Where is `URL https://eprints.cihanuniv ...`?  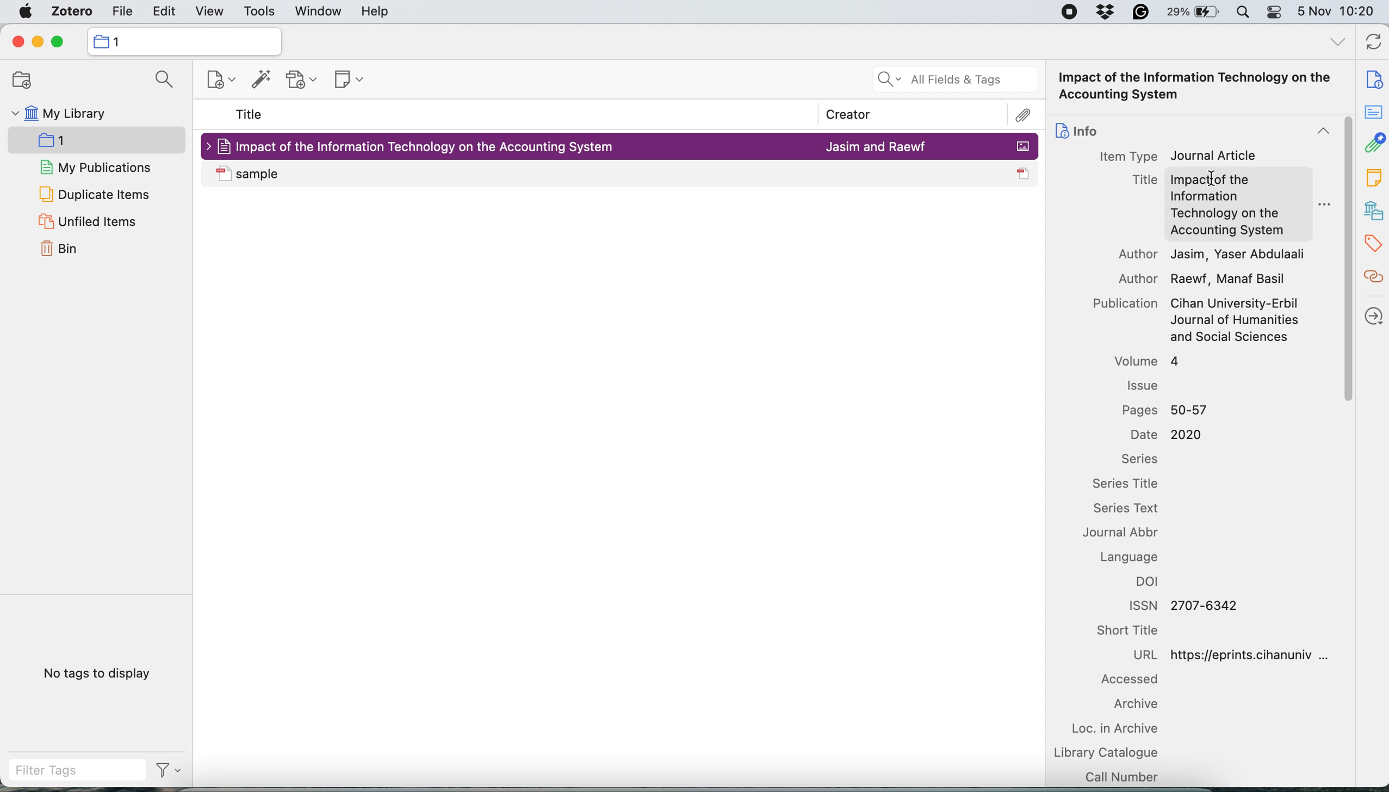
URL https://eprints.cihanuniv ... is located at coordinates (1230, 654).